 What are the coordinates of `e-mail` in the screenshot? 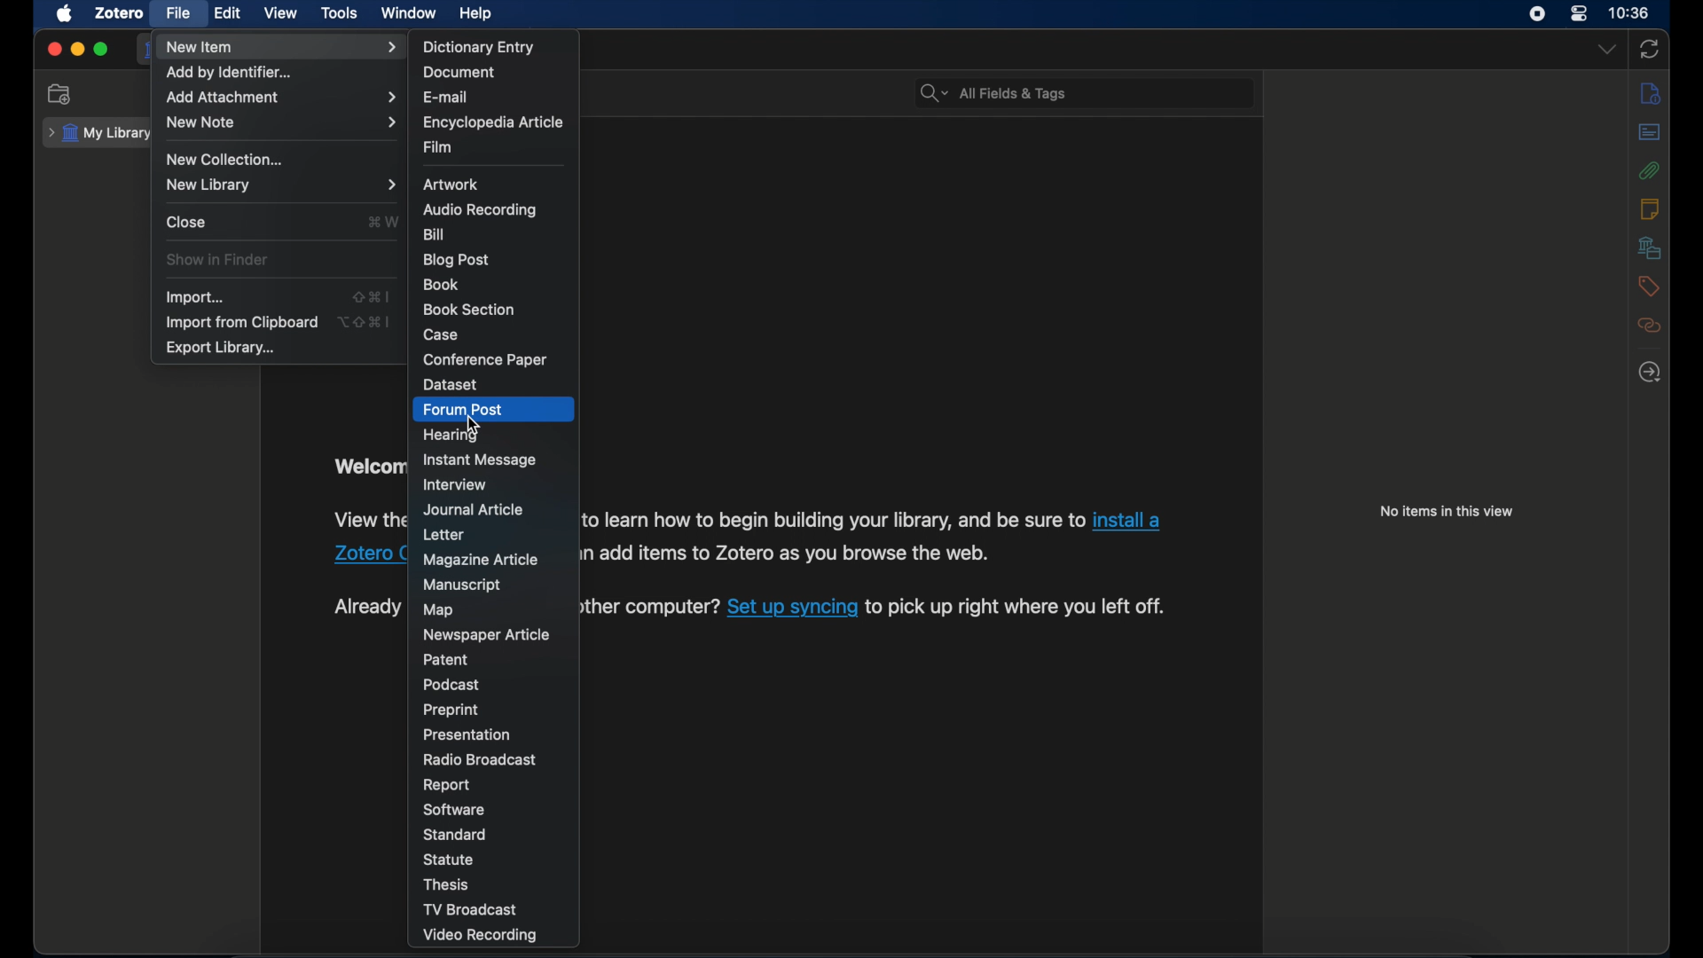 It's located at (446, 98).